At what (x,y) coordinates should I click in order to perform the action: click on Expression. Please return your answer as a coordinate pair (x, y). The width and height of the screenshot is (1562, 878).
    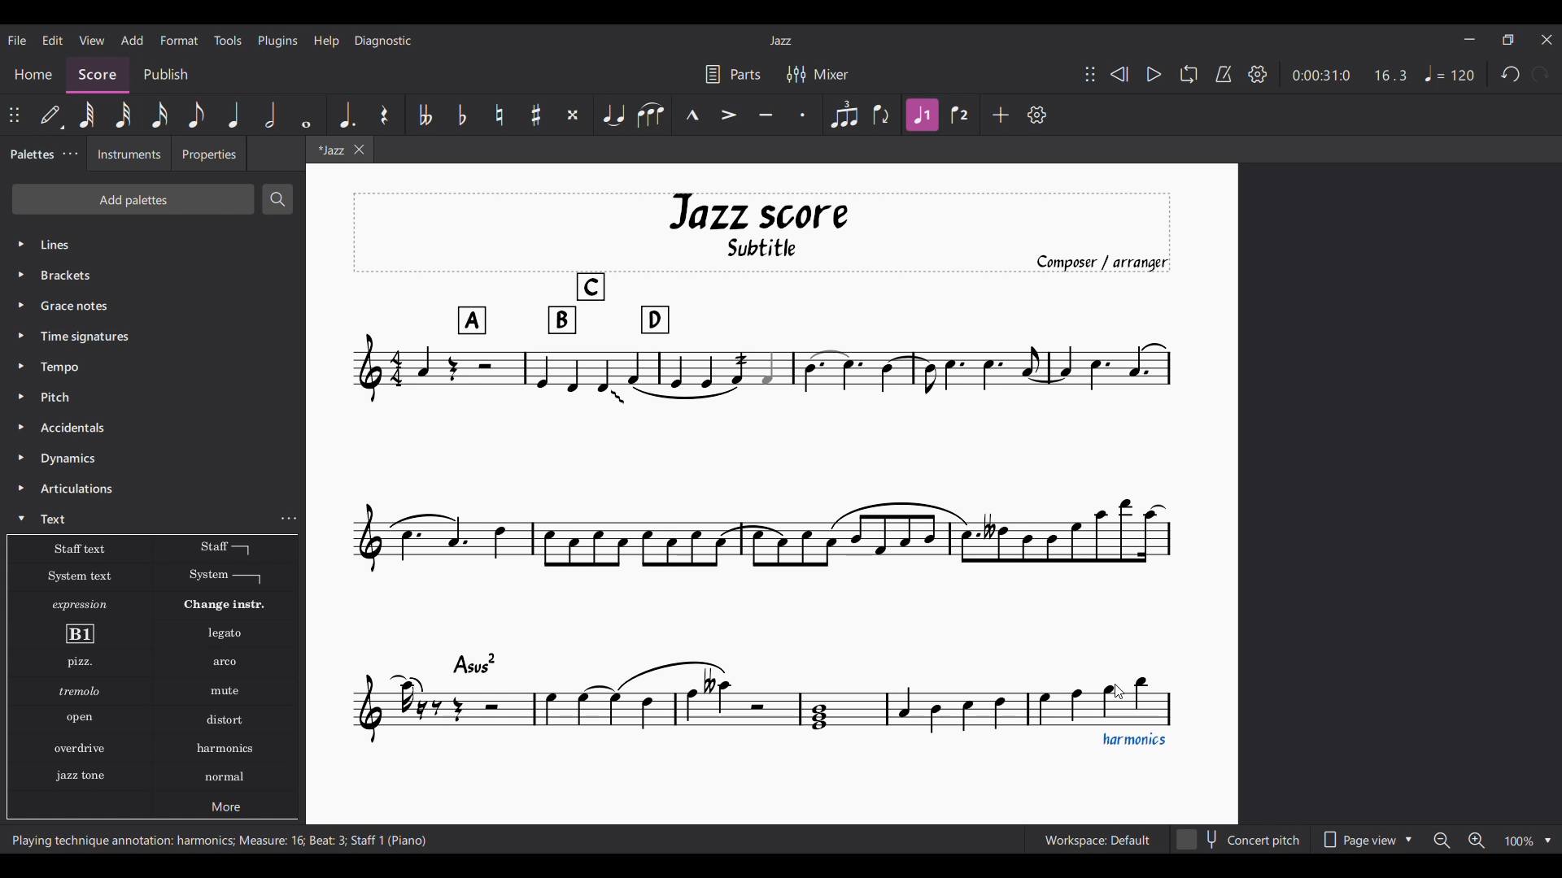
    Looking at the image, I should click on (83, 605).